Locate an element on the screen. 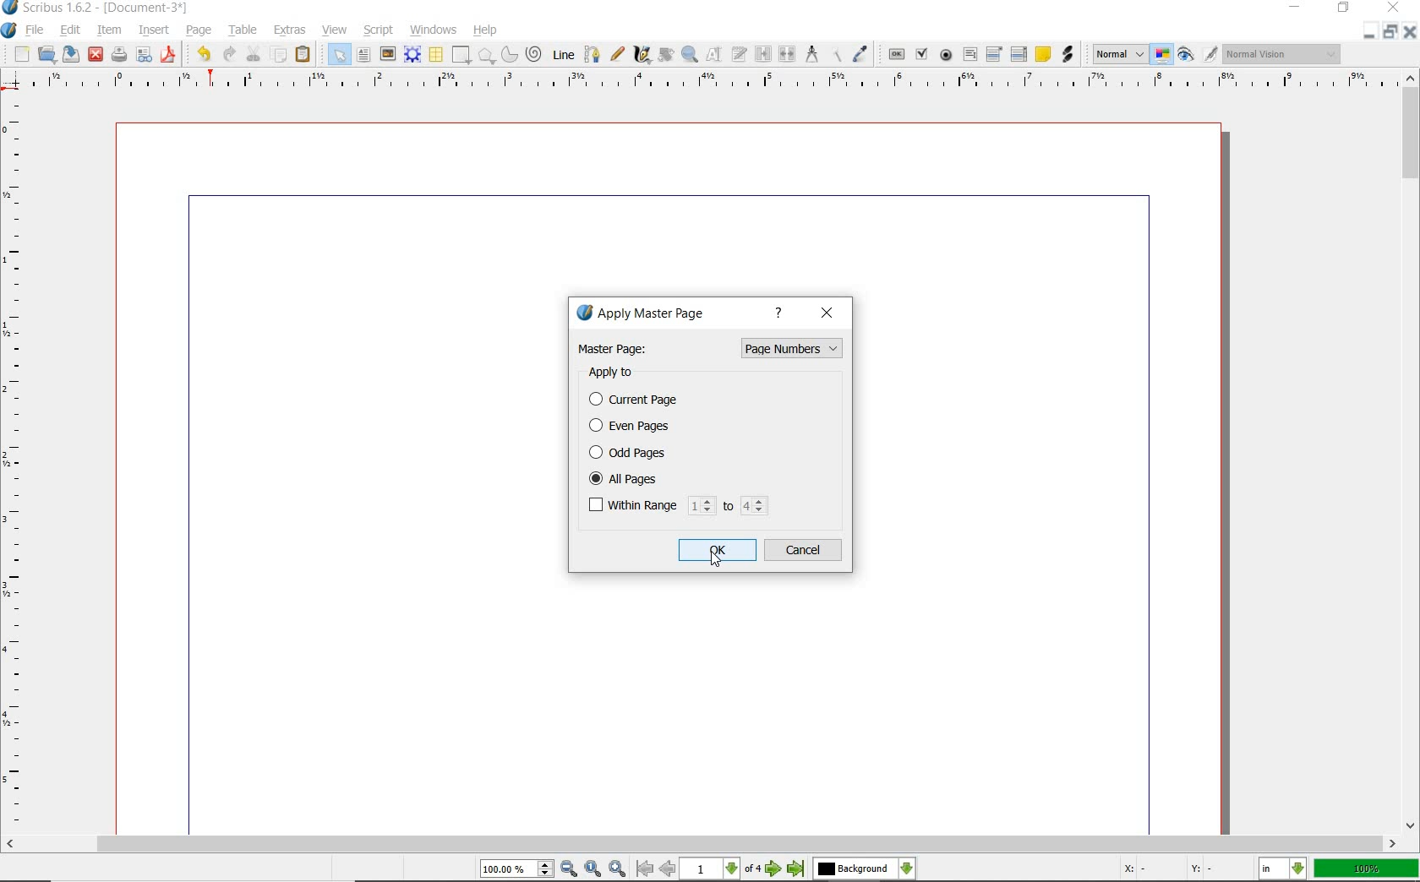  unlink text frames is located at coordinates (788, 56).